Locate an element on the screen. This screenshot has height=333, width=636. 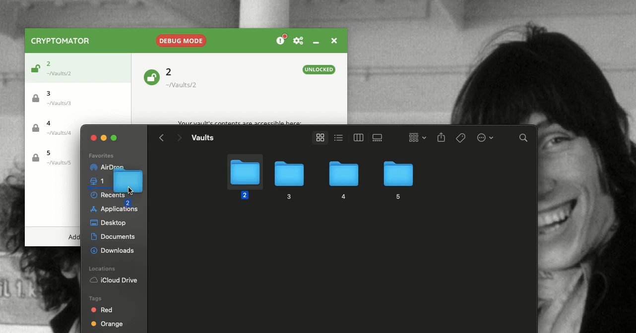
5 is located at coordinates (397, 179).